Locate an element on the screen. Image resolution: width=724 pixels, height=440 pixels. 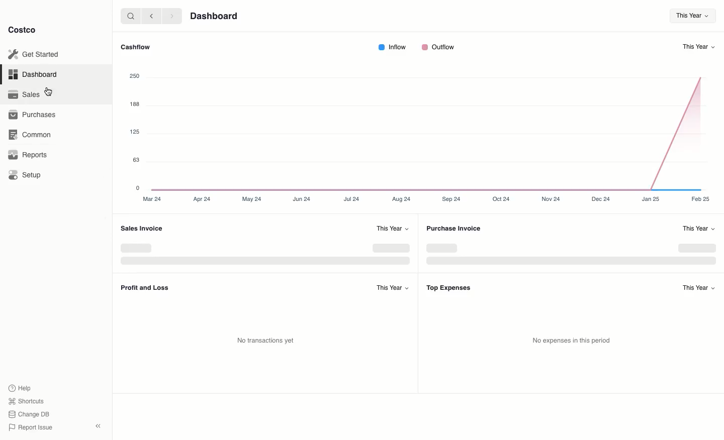
Jun 24 is located at coordinates (302, 199).